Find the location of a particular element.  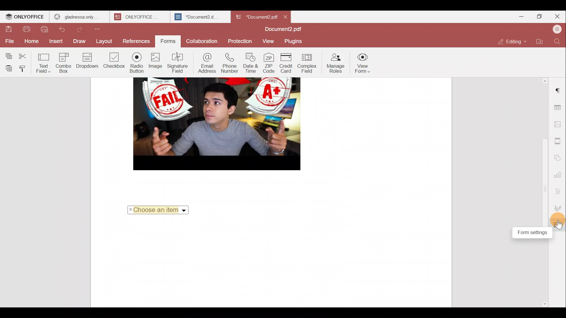

Form setting is located at coordinates (527, 232).